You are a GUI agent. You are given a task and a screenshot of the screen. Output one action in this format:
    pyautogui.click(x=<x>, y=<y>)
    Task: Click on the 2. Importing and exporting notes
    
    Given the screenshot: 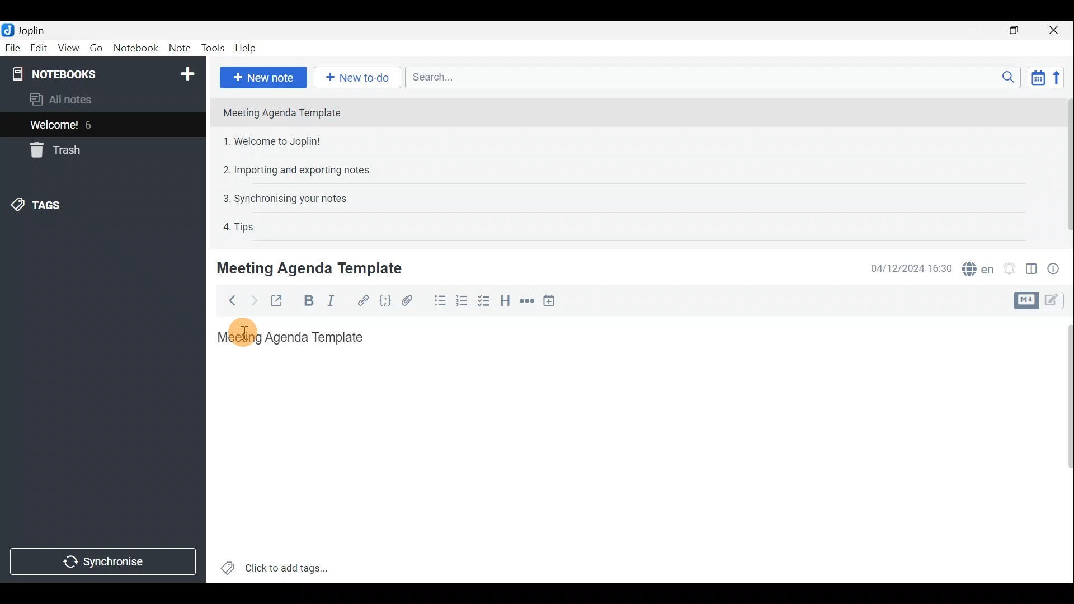 What is the action you would take?
    pyautogui.click(x=300, y=170)
    